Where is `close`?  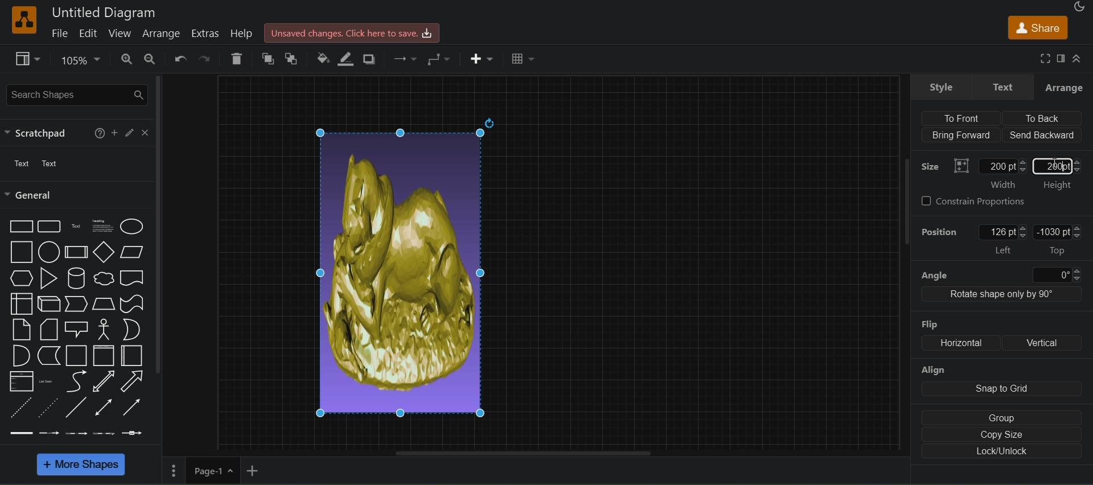 close is located at coordinates (146, 133).